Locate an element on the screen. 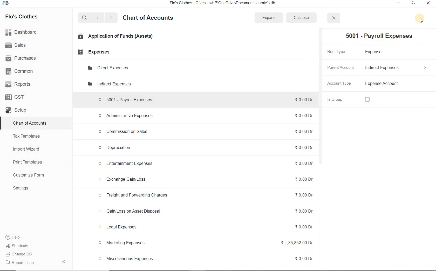 This screenshot has height=271, width=436. close is located at coordinates (427, 4).